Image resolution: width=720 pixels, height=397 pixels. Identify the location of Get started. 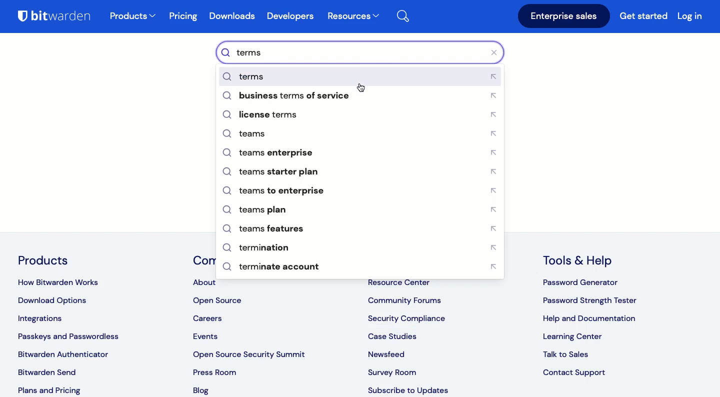
(645, 17).